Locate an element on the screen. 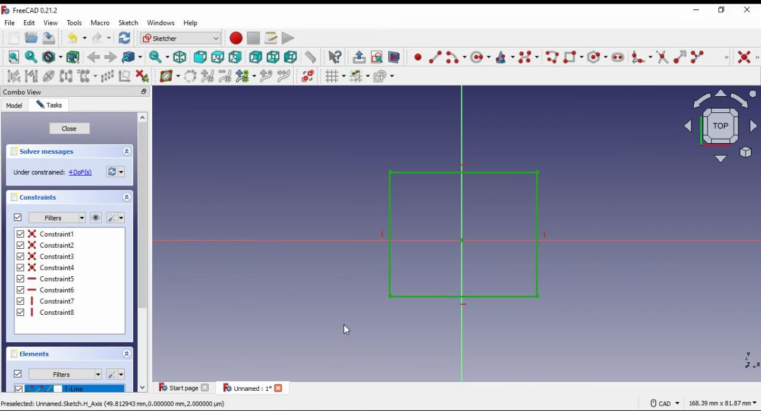  isometric is located at coordinates (180, 57).